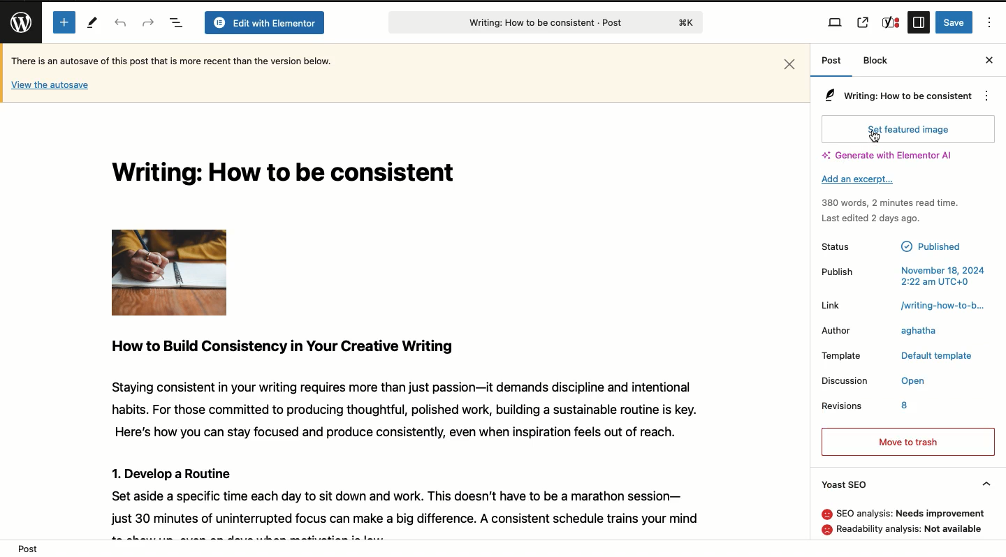  What do you see at coordinates (398, 493) in the screenshot?
I see `1. Develop a Routine
Set aside a specific time each day to sit down and work. This doesn't have to be a marathon session—
just 30 minutes of uninterrupted focus can make a big difference. A consistent schedule trains your mind` at bounding box center [398, 493].